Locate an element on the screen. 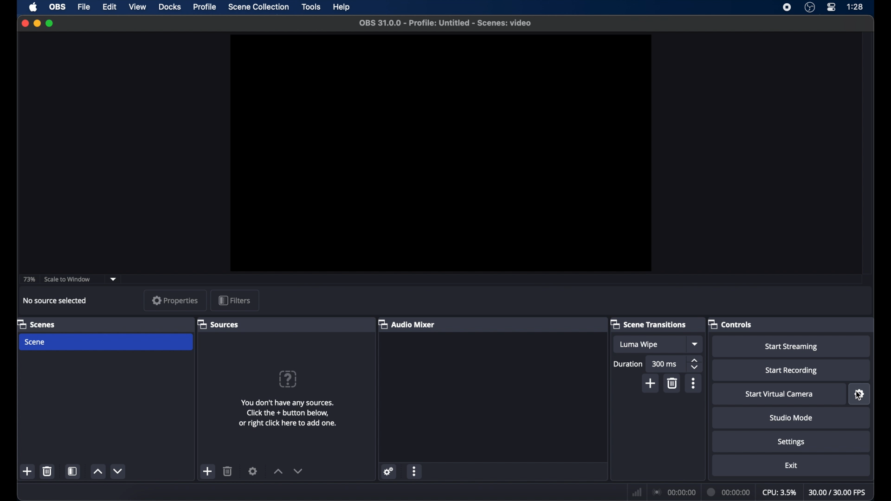 The width and height of the screenshot is (891, 501). settings is located at coordinates (389, 472).